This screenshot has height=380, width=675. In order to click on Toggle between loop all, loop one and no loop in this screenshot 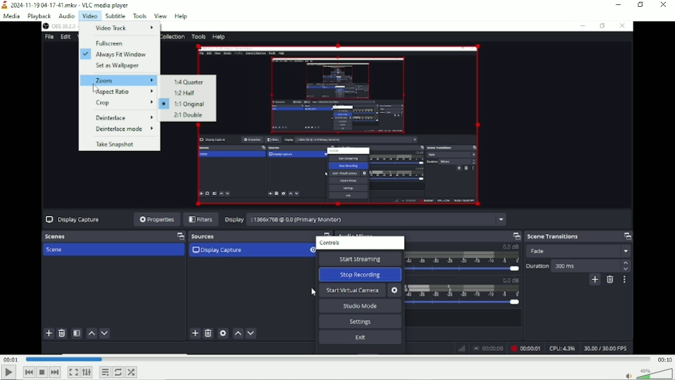, I will do `click(118, 372)`.